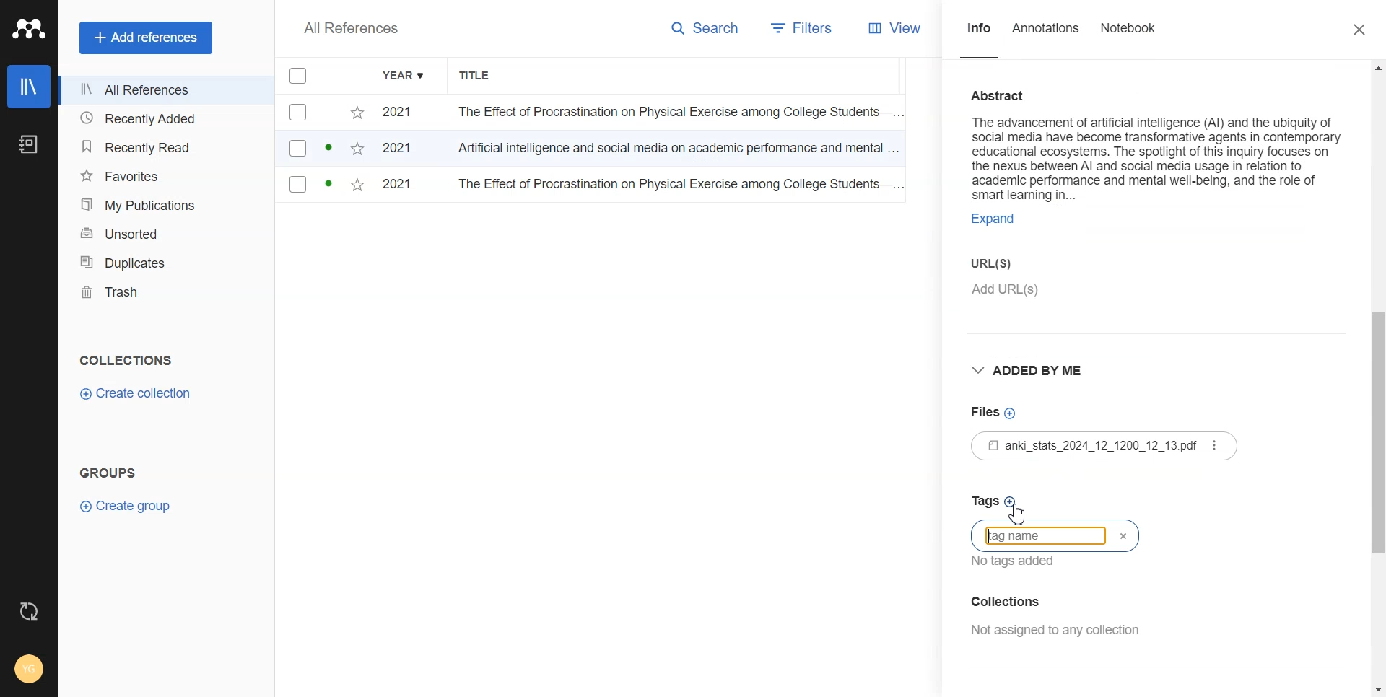  I want to click on Add URLs, so click(1084, 297).